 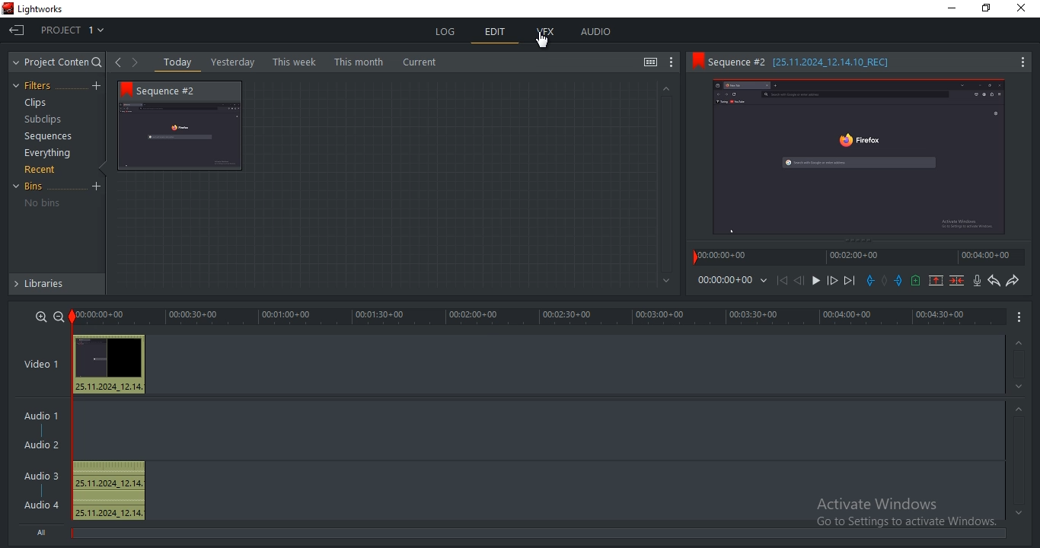 What do you see at coordinates (955, 9) in the screenshot?
I see `minimize` at bounding box center [955, 9].